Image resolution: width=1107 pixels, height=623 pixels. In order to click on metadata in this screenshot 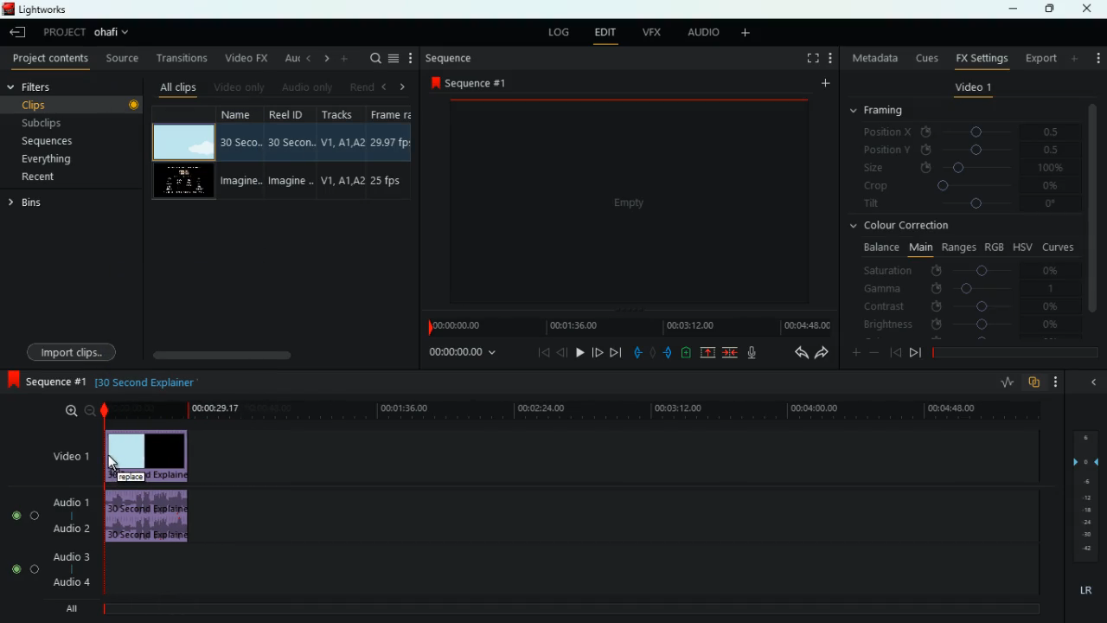, I will do `click(872, 57)`.